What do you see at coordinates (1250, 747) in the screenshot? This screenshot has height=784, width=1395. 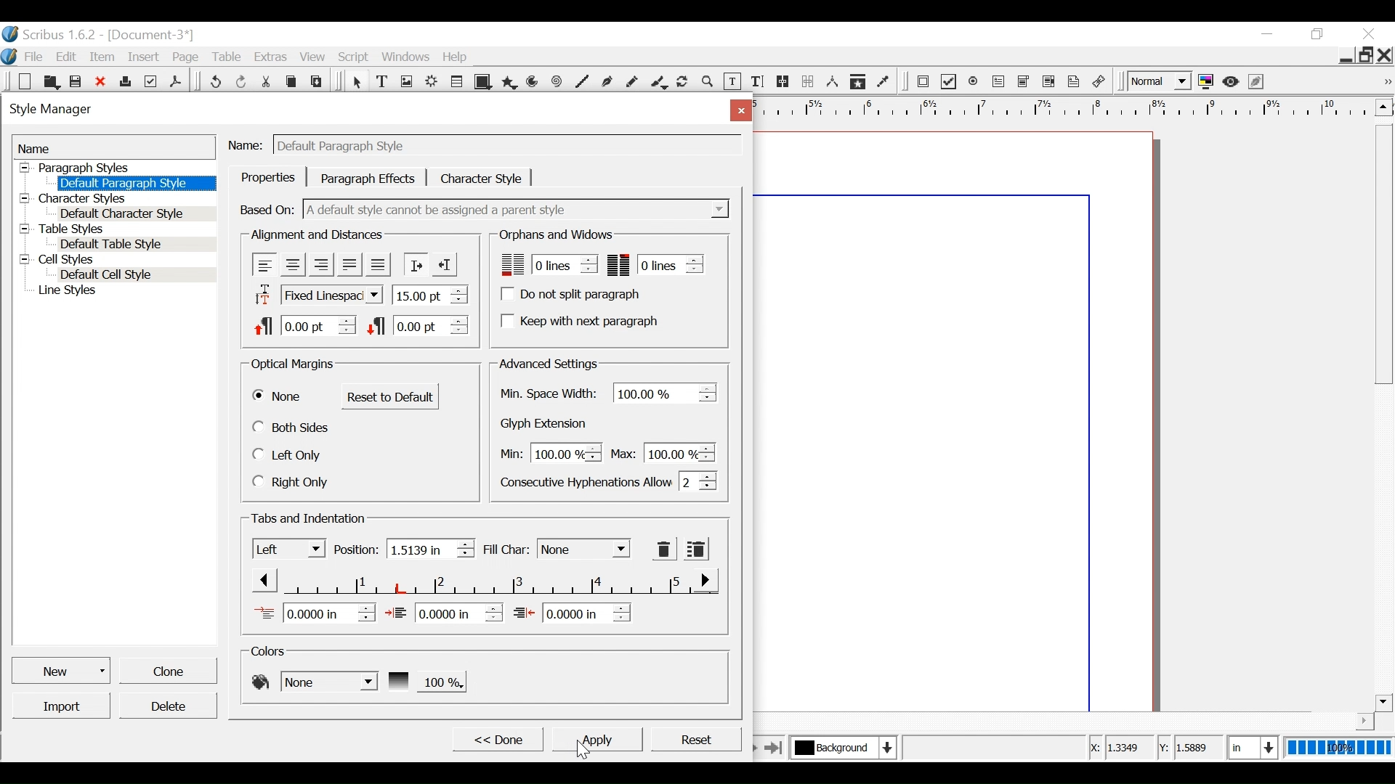 I see `Select the current unit` at bounding box center [1250, 747].